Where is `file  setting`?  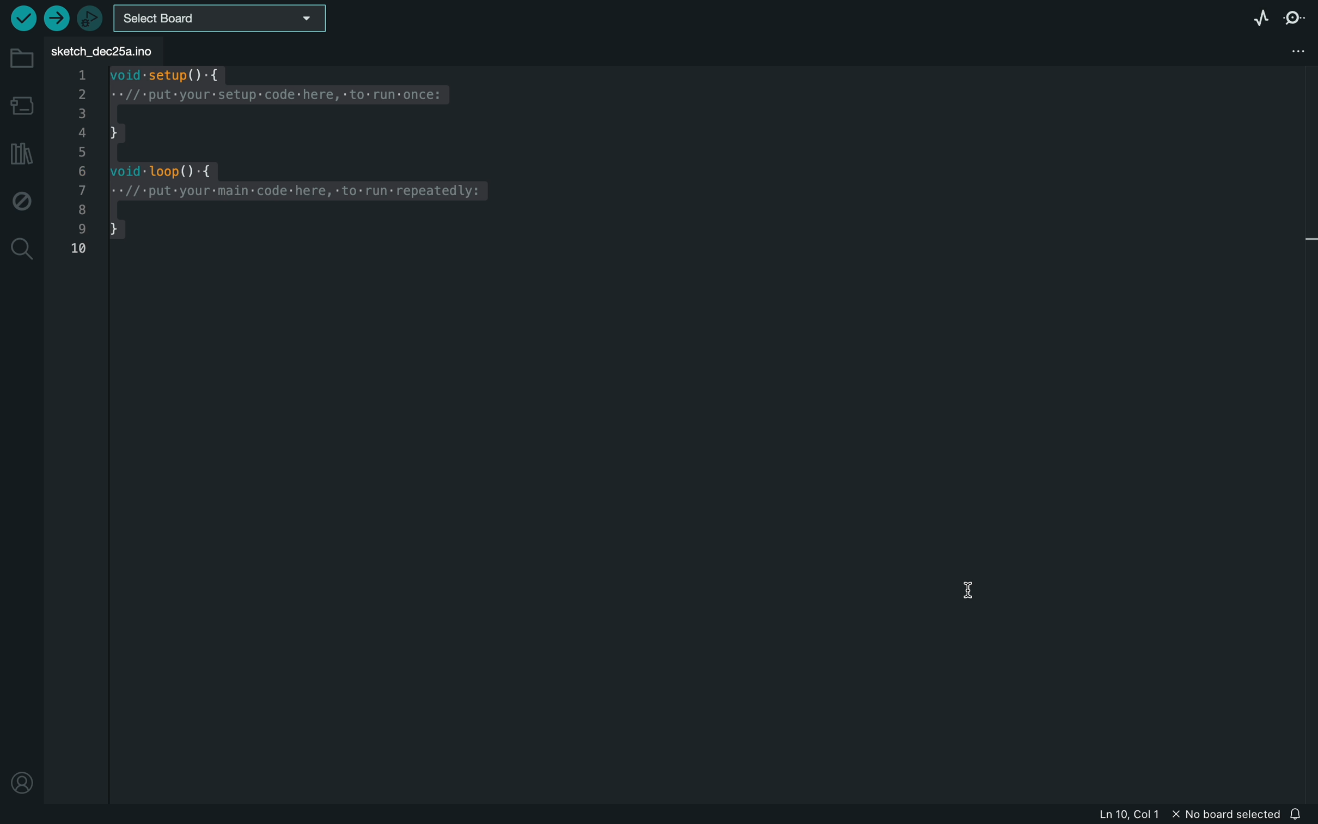 file  setting is located at coordinates (1278, 50).